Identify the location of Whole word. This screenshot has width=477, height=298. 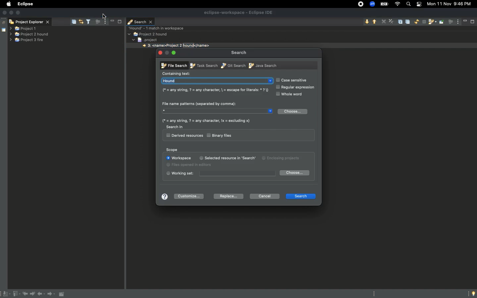
(291, 94).